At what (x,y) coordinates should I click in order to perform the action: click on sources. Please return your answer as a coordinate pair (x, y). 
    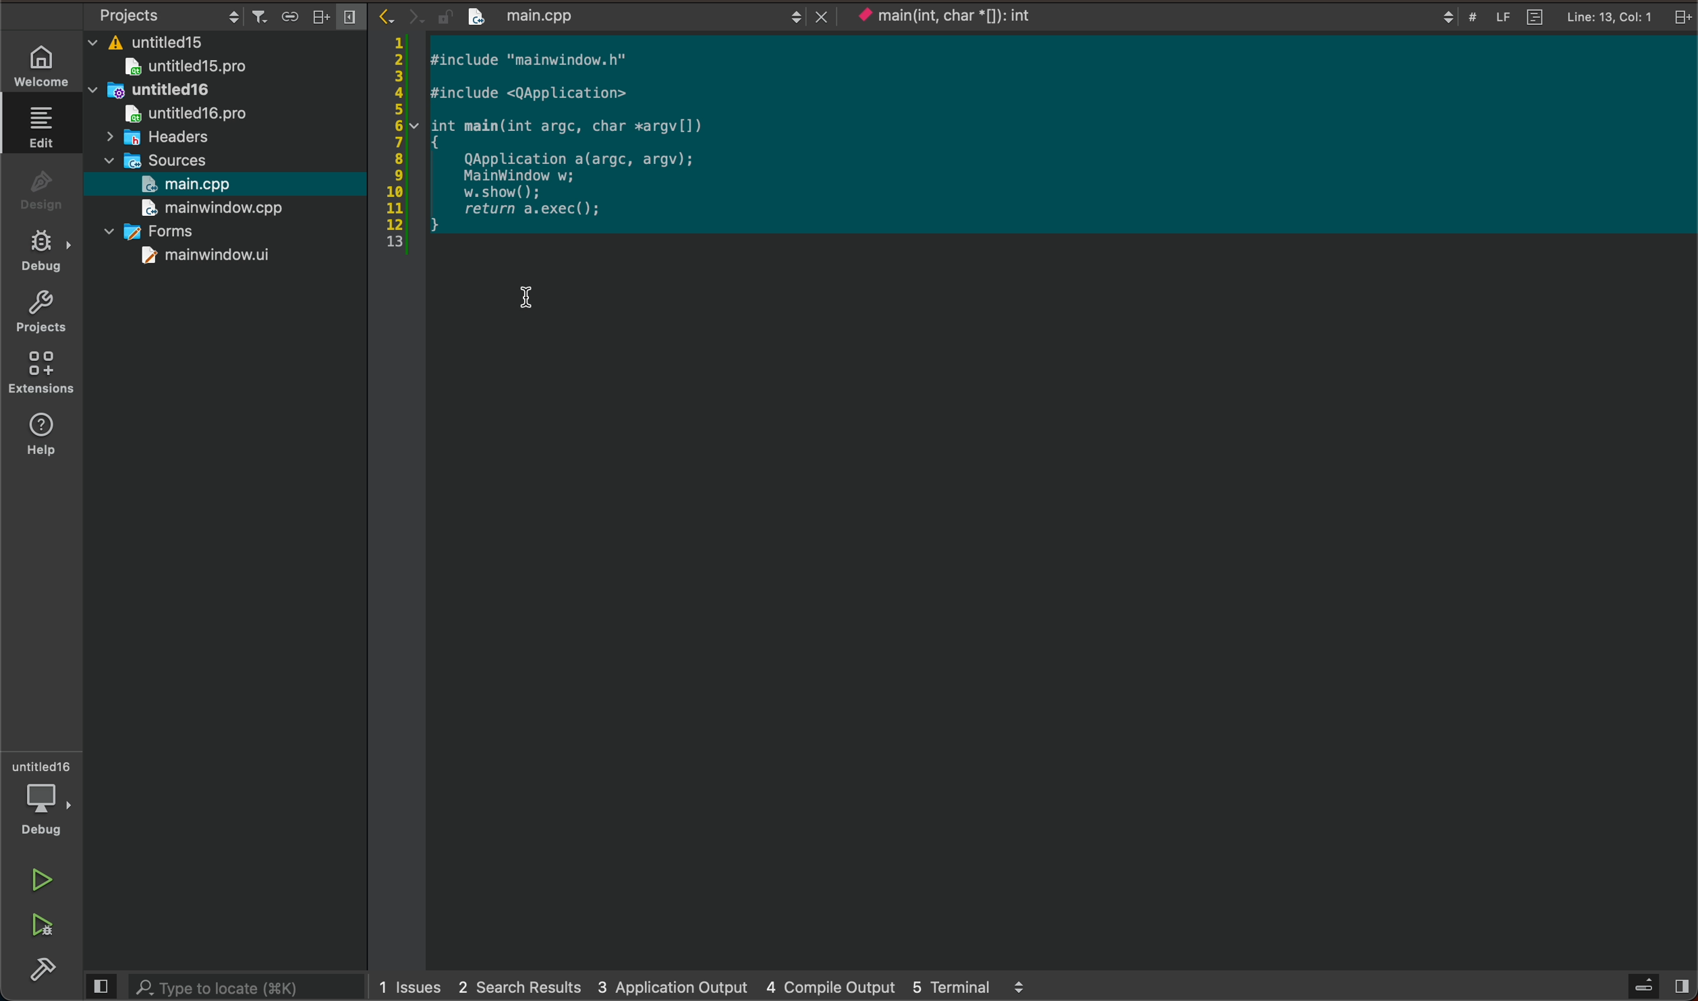
    Looking at the image, I should click on (160, 161).